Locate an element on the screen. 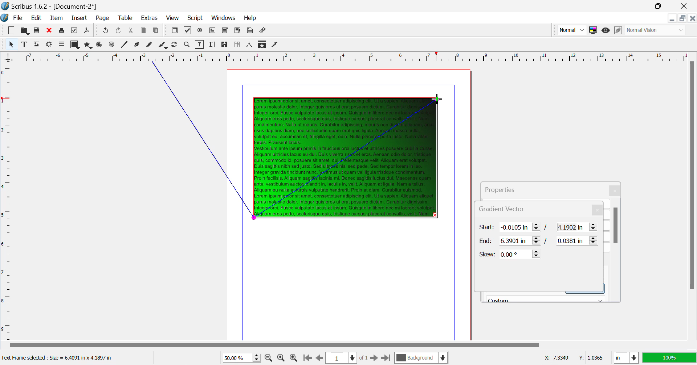 The image size is (697, 365). Link Annotation is located at coordinates (264, 31).